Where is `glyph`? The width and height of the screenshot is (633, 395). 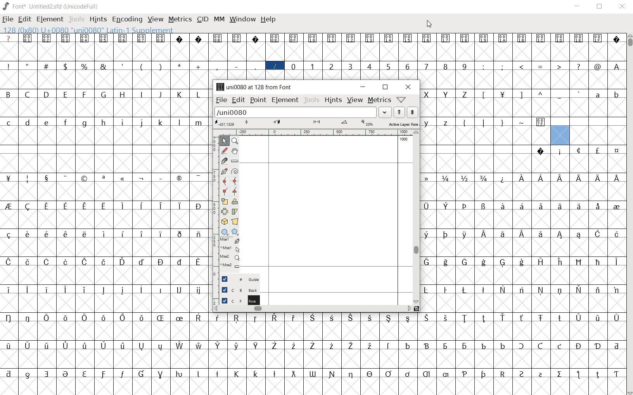
glyph is located at coordinates (541, 234).